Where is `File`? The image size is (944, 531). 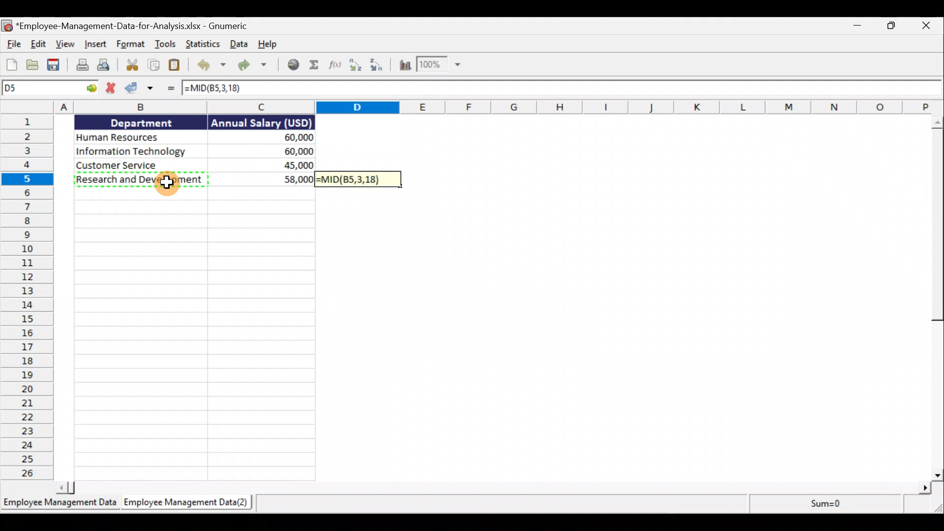 File is located at coordinates (12, 43).